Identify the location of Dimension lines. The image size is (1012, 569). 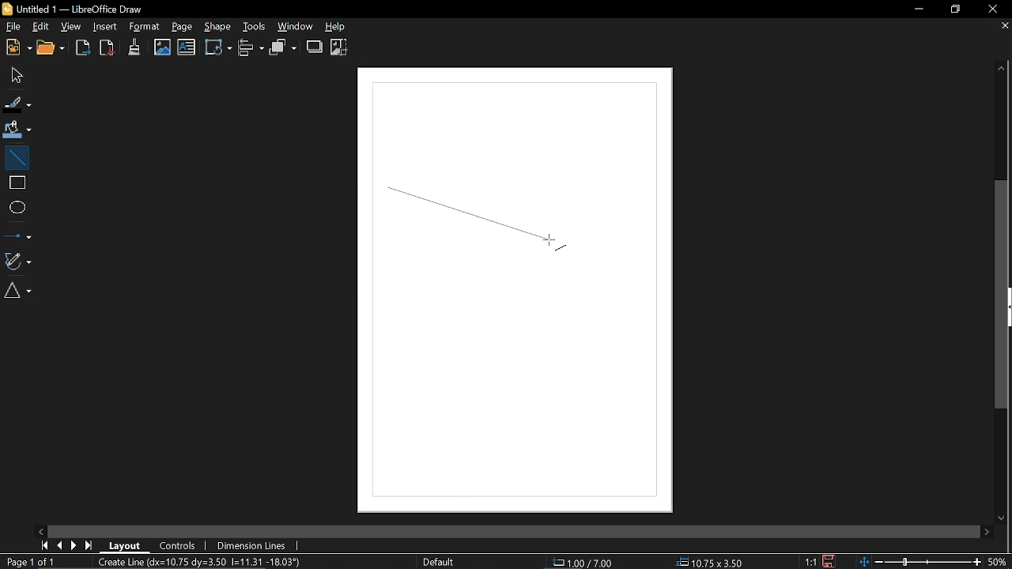
(255, 545).